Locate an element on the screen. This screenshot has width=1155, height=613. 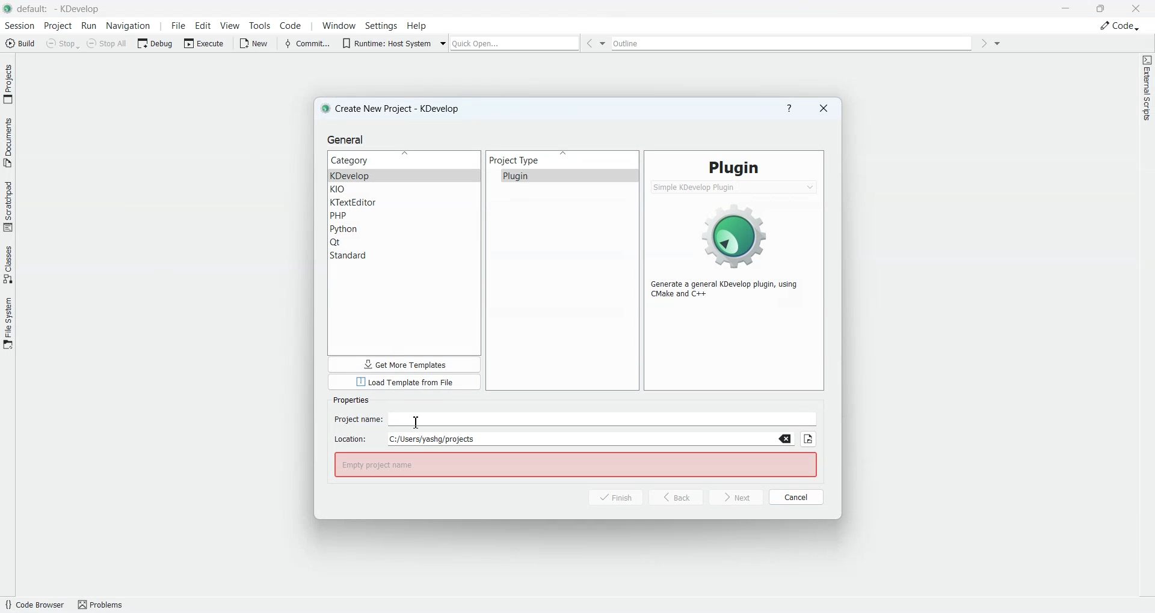
Edit is located at coordinates (203, 25).